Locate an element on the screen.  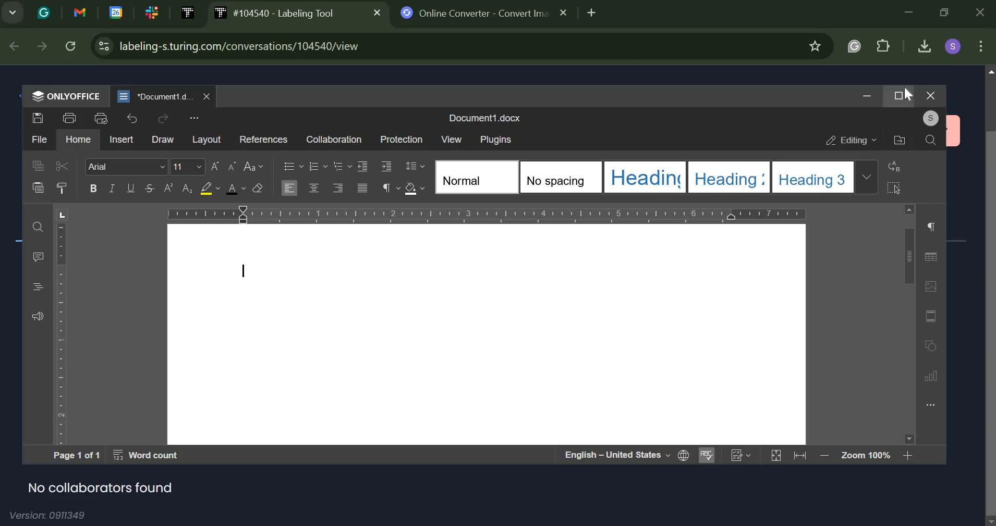
add new tab is located at coordinates (593, 14).